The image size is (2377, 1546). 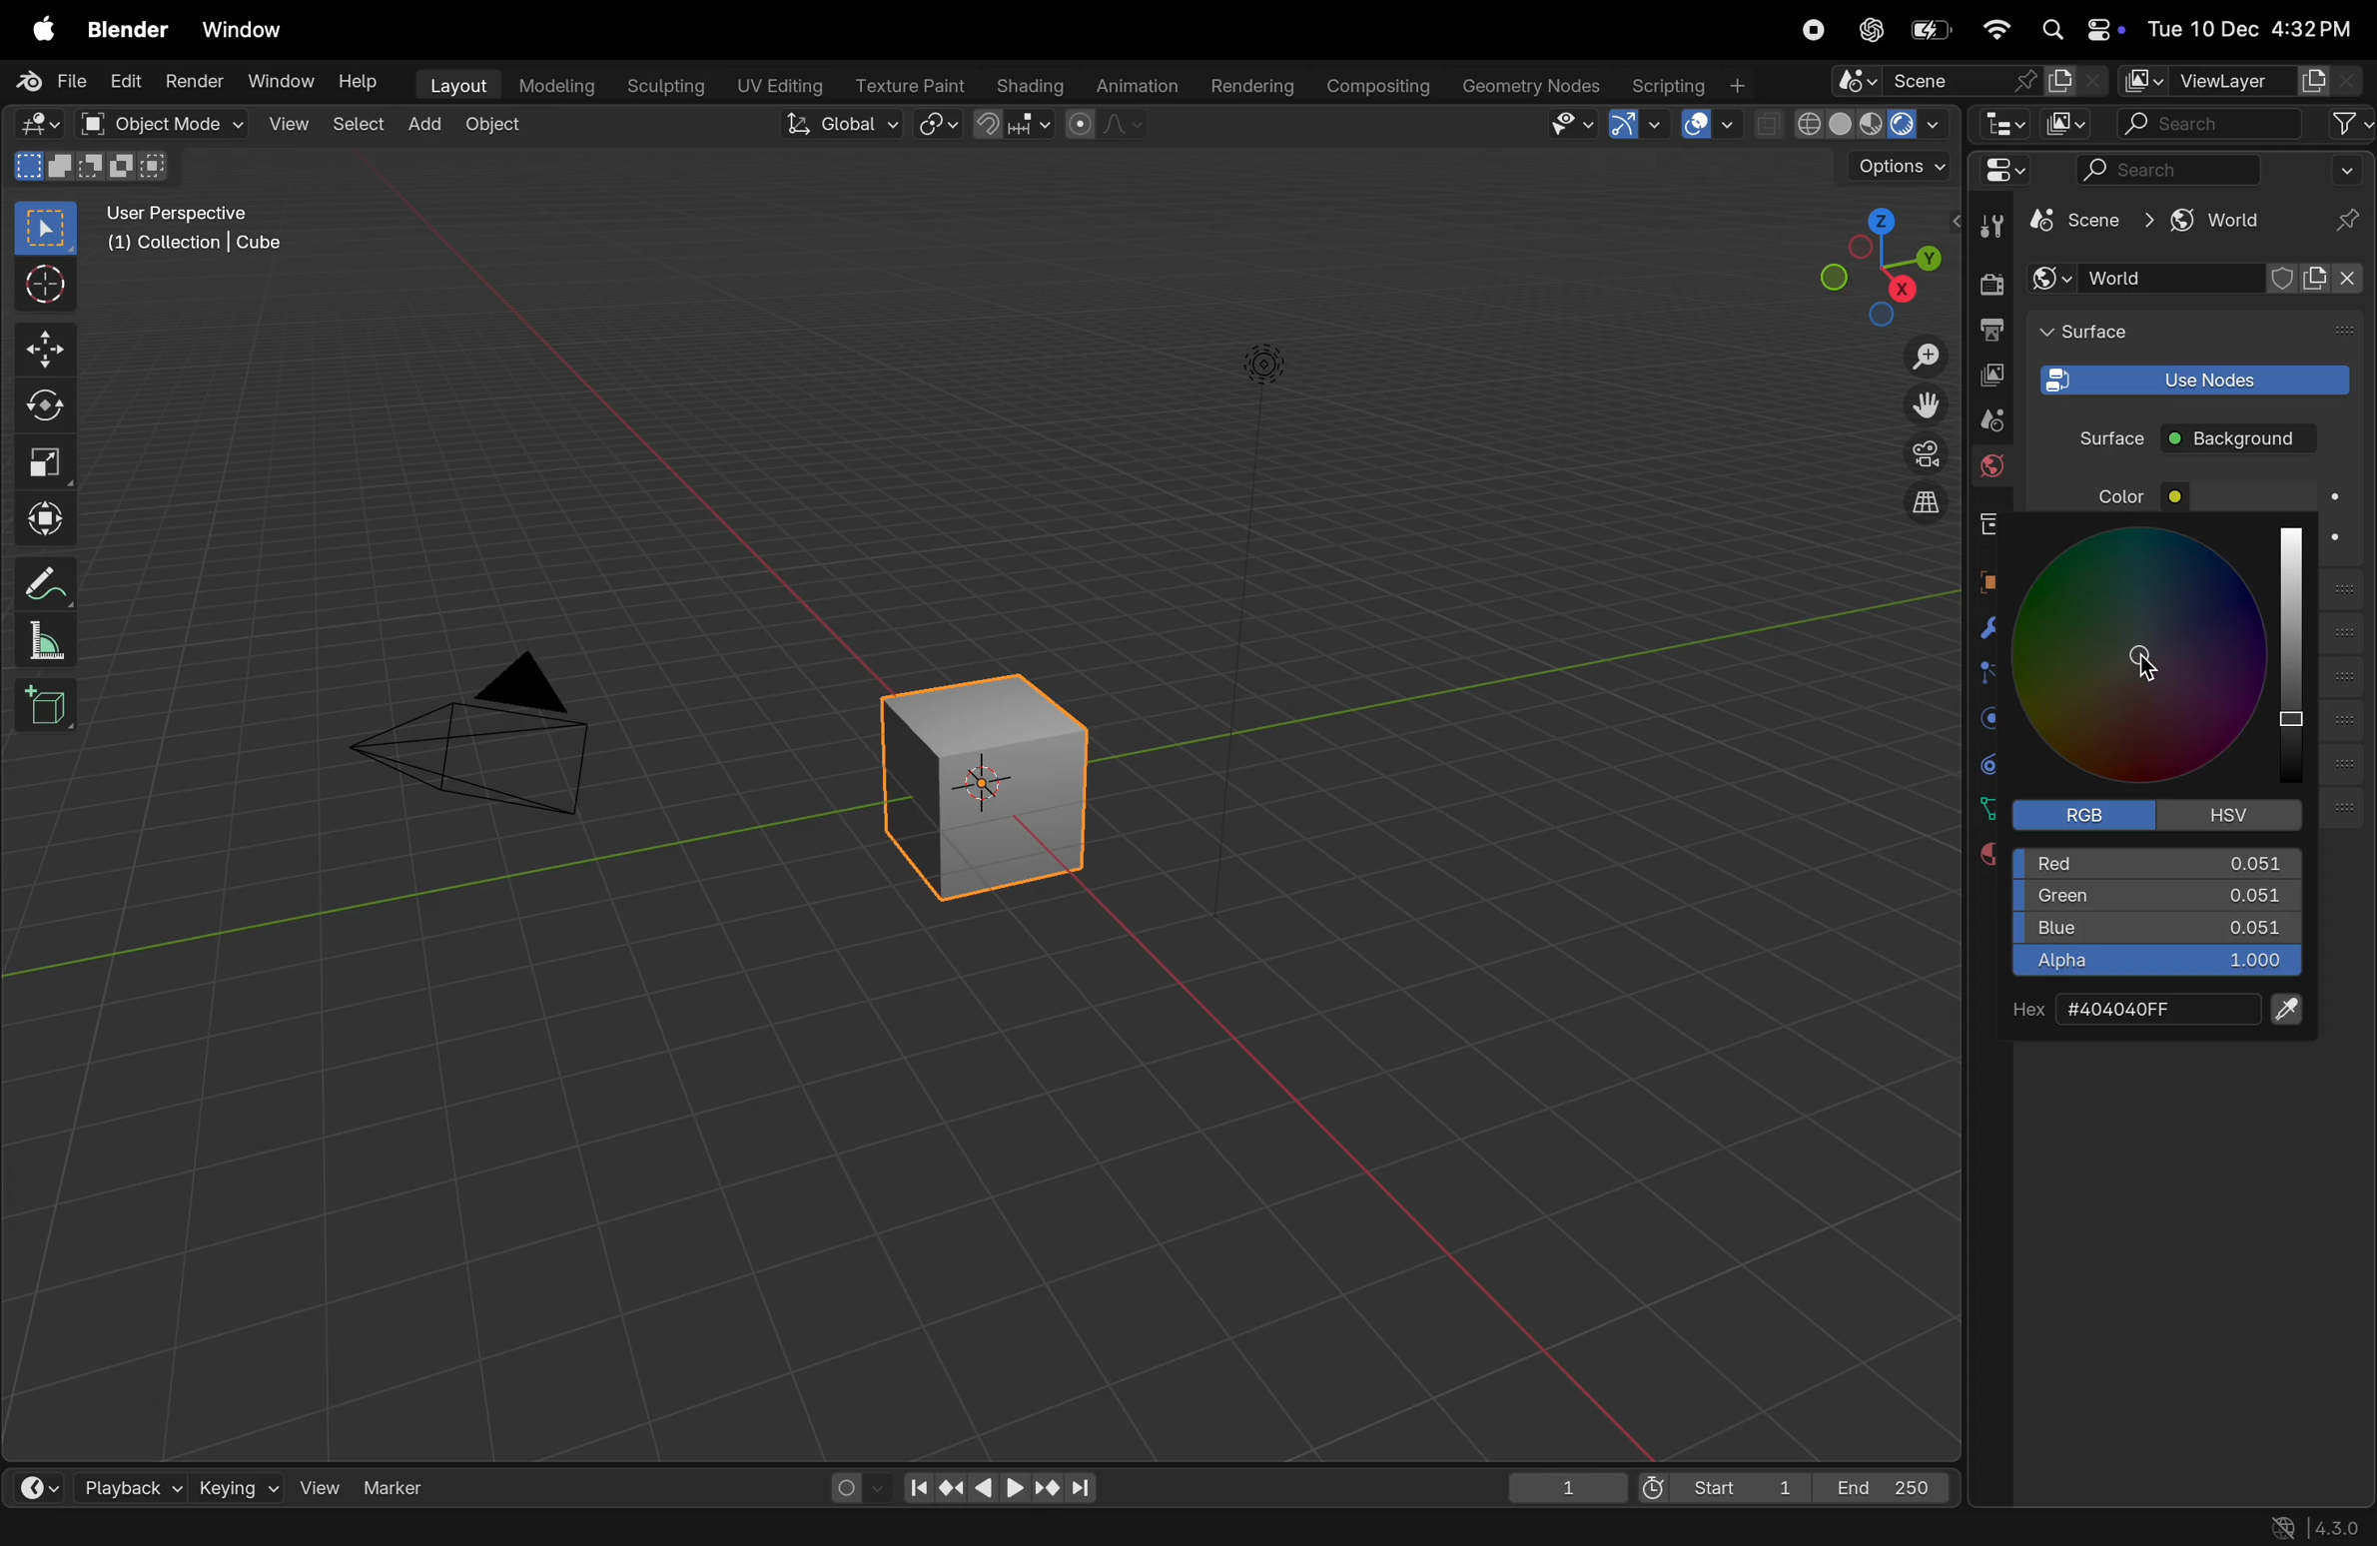 What do you see at coordinates (48, 704) in the screenshot?
I see `add cube` at bounding box center [48, 704].